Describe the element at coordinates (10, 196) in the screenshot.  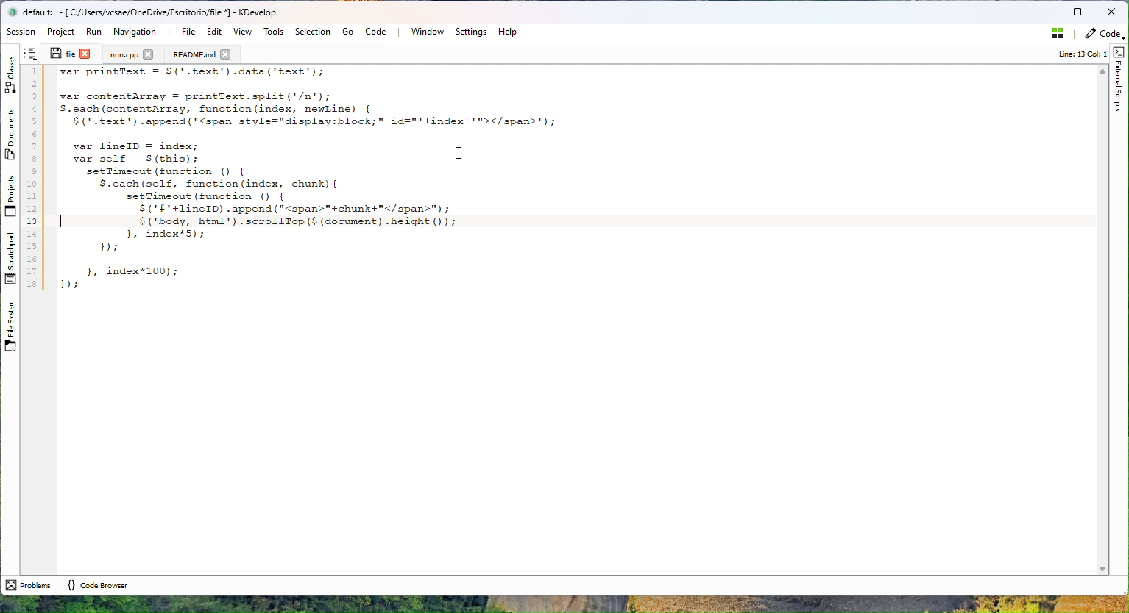
I see `Projects` at that location.